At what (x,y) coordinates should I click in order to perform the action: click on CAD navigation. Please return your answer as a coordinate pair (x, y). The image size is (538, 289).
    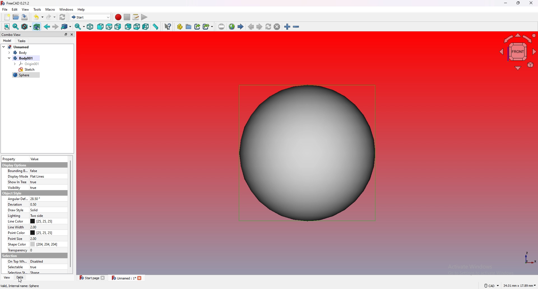
    Looking at the image, I should click on (491, 285).